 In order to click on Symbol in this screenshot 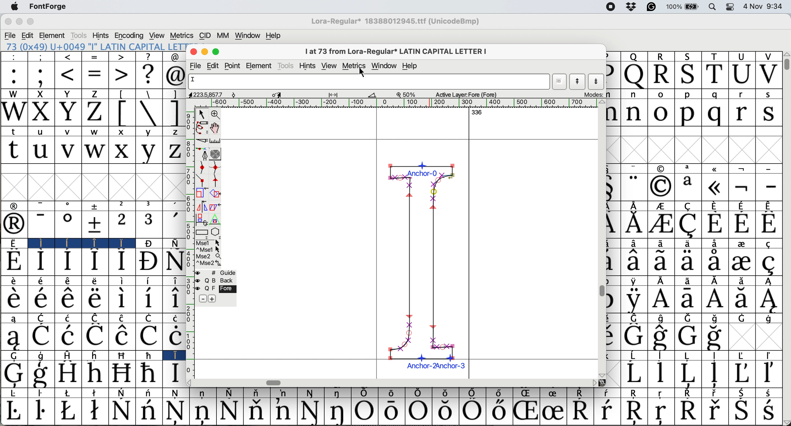, I will do `click(67, 225)`.